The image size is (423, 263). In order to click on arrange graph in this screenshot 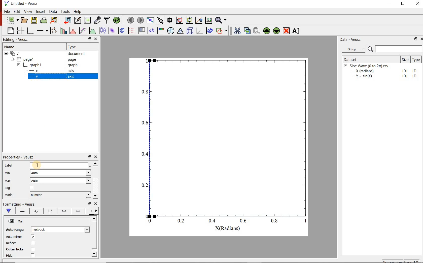, I will do `click(21, 31)`.